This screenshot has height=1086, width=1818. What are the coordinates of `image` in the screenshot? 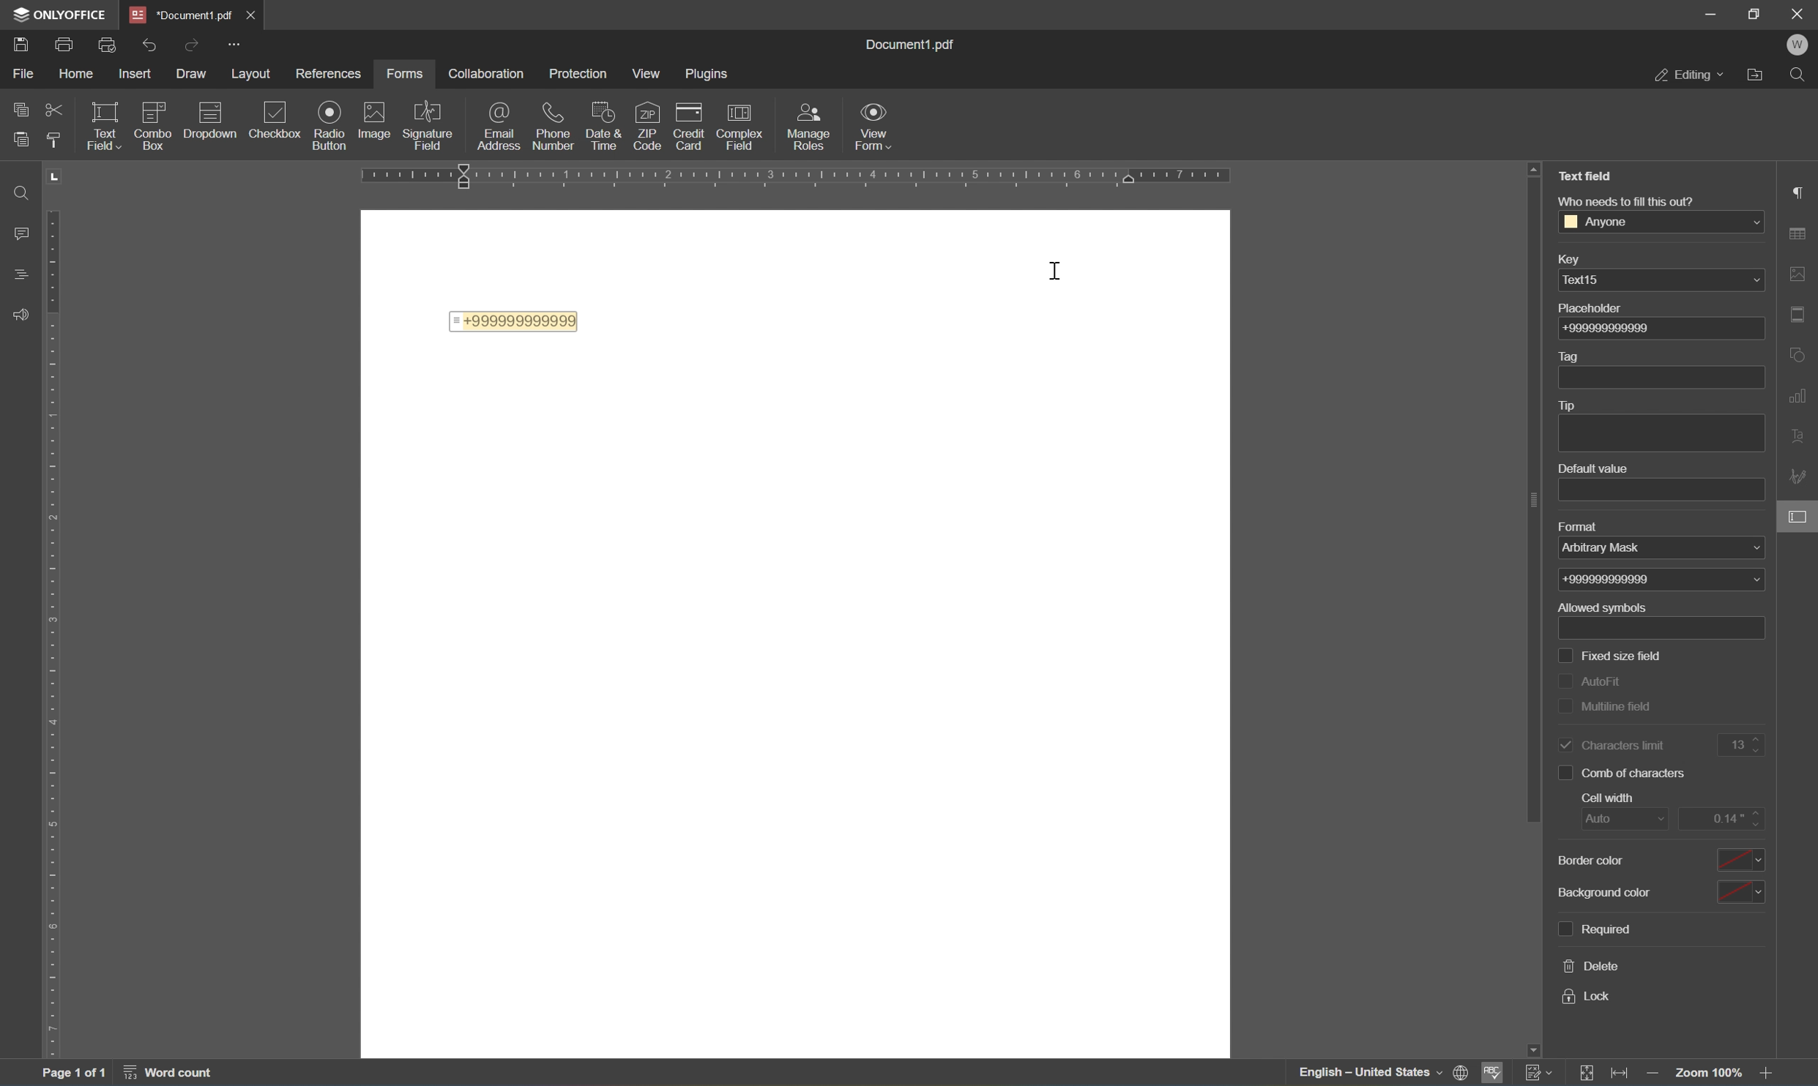 It's located at (378, 122).